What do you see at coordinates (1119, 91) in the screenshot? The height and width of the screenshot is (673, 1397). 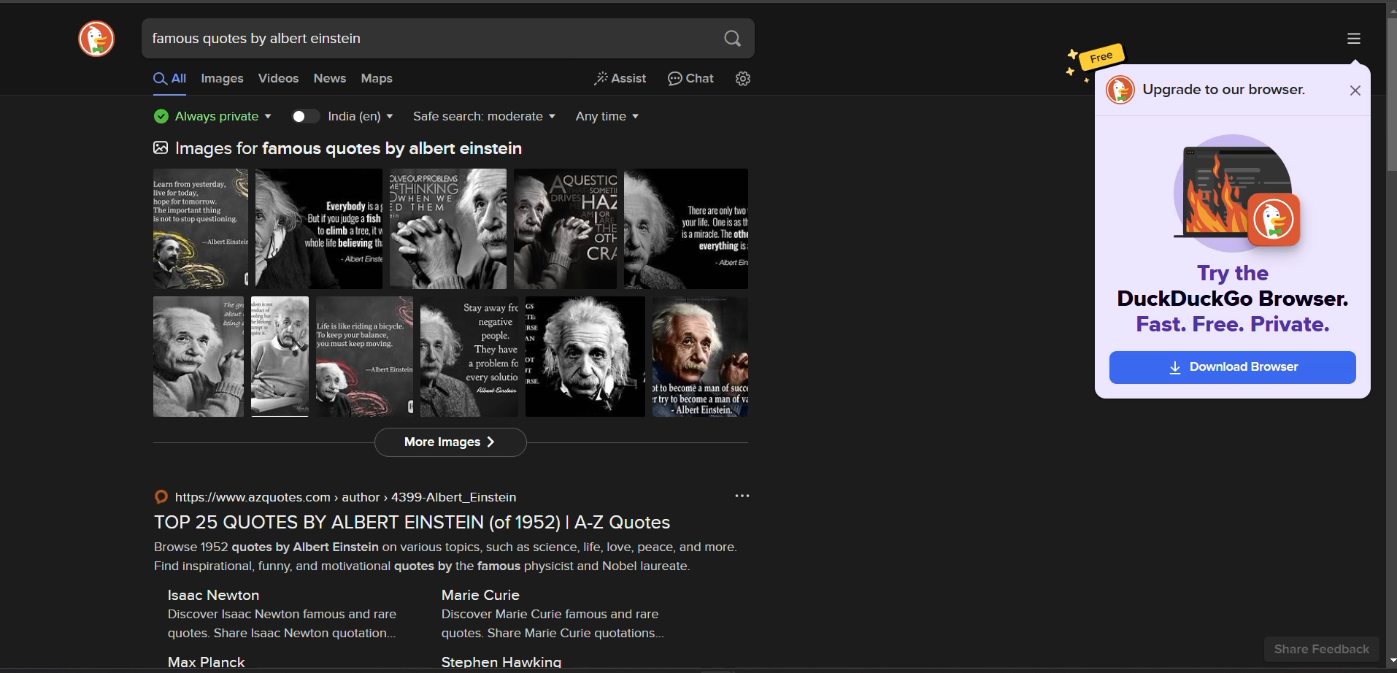 I see `logo` at bounding box center [1119, 91].